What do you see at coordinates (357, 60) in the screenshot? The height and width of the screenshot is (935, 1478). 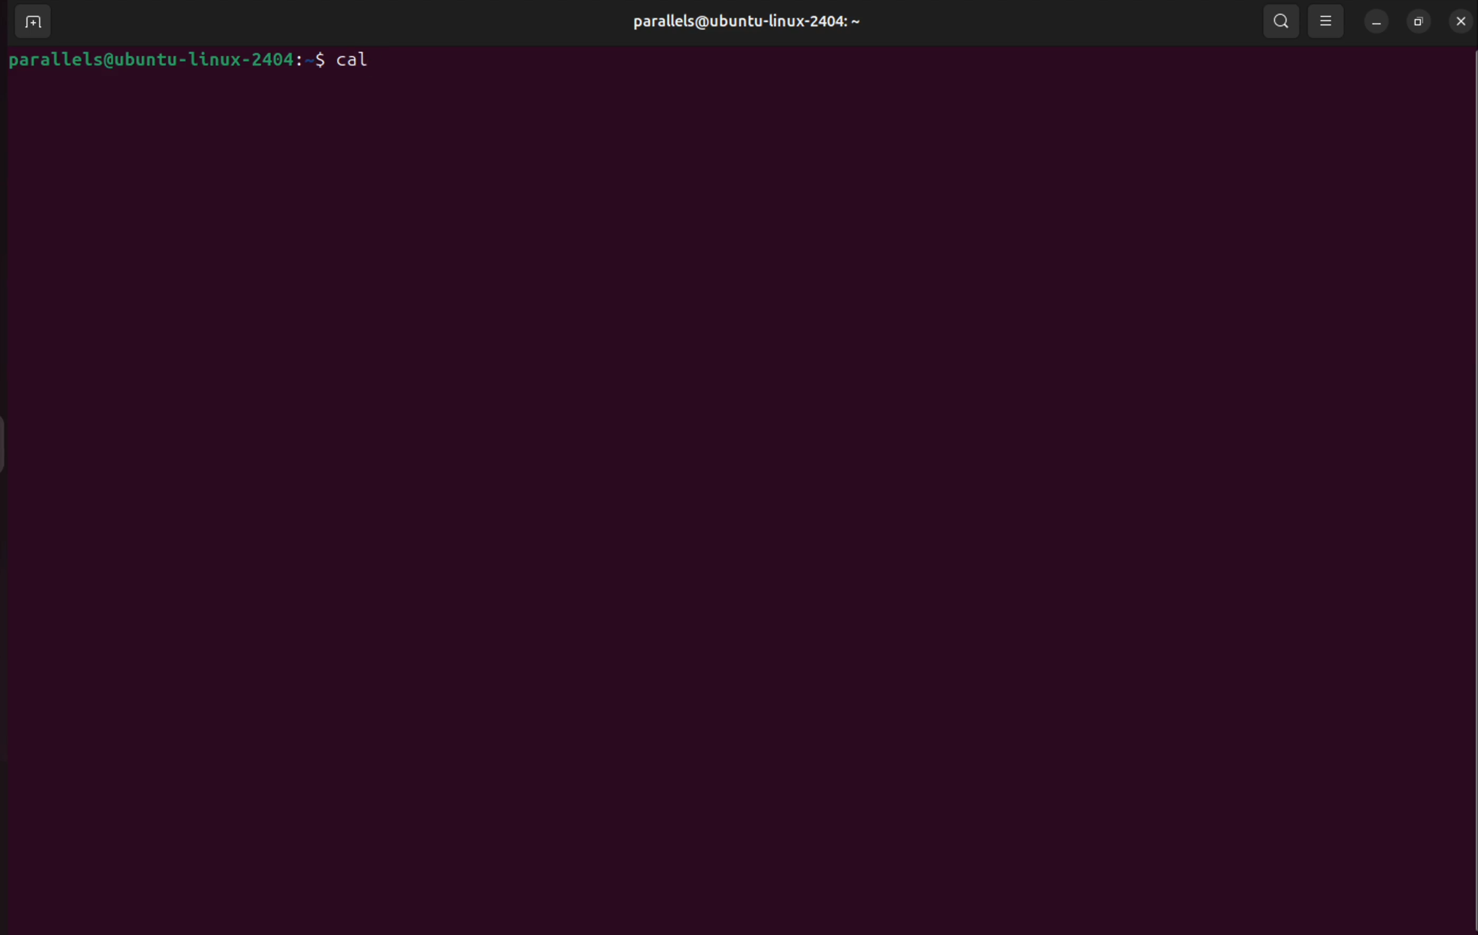 I see `cal` at bounding box center [357, 60].